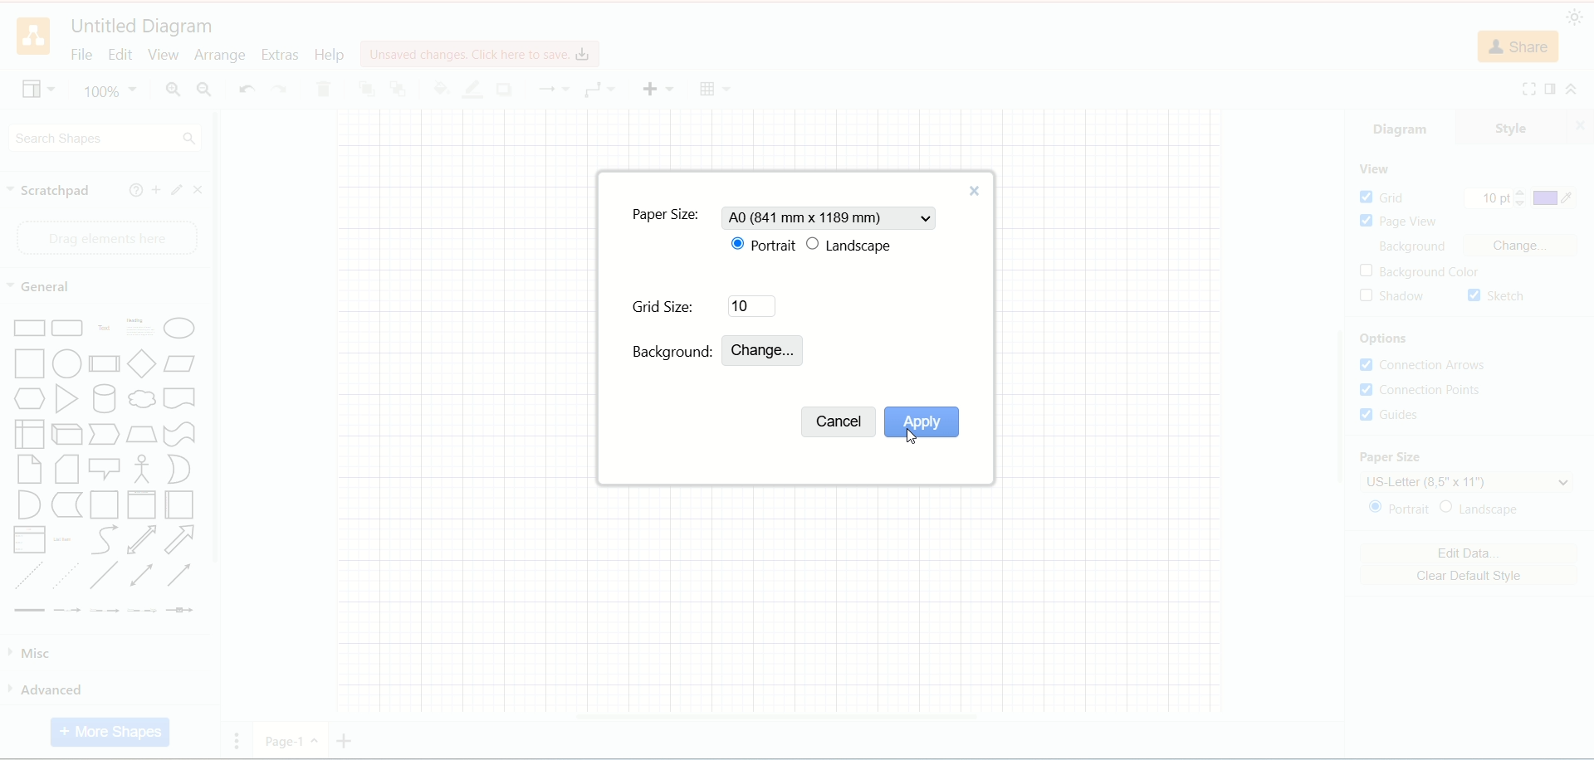 This screenshot has width=1594, height=760. I want to click on connection points, so click(1420, 389).